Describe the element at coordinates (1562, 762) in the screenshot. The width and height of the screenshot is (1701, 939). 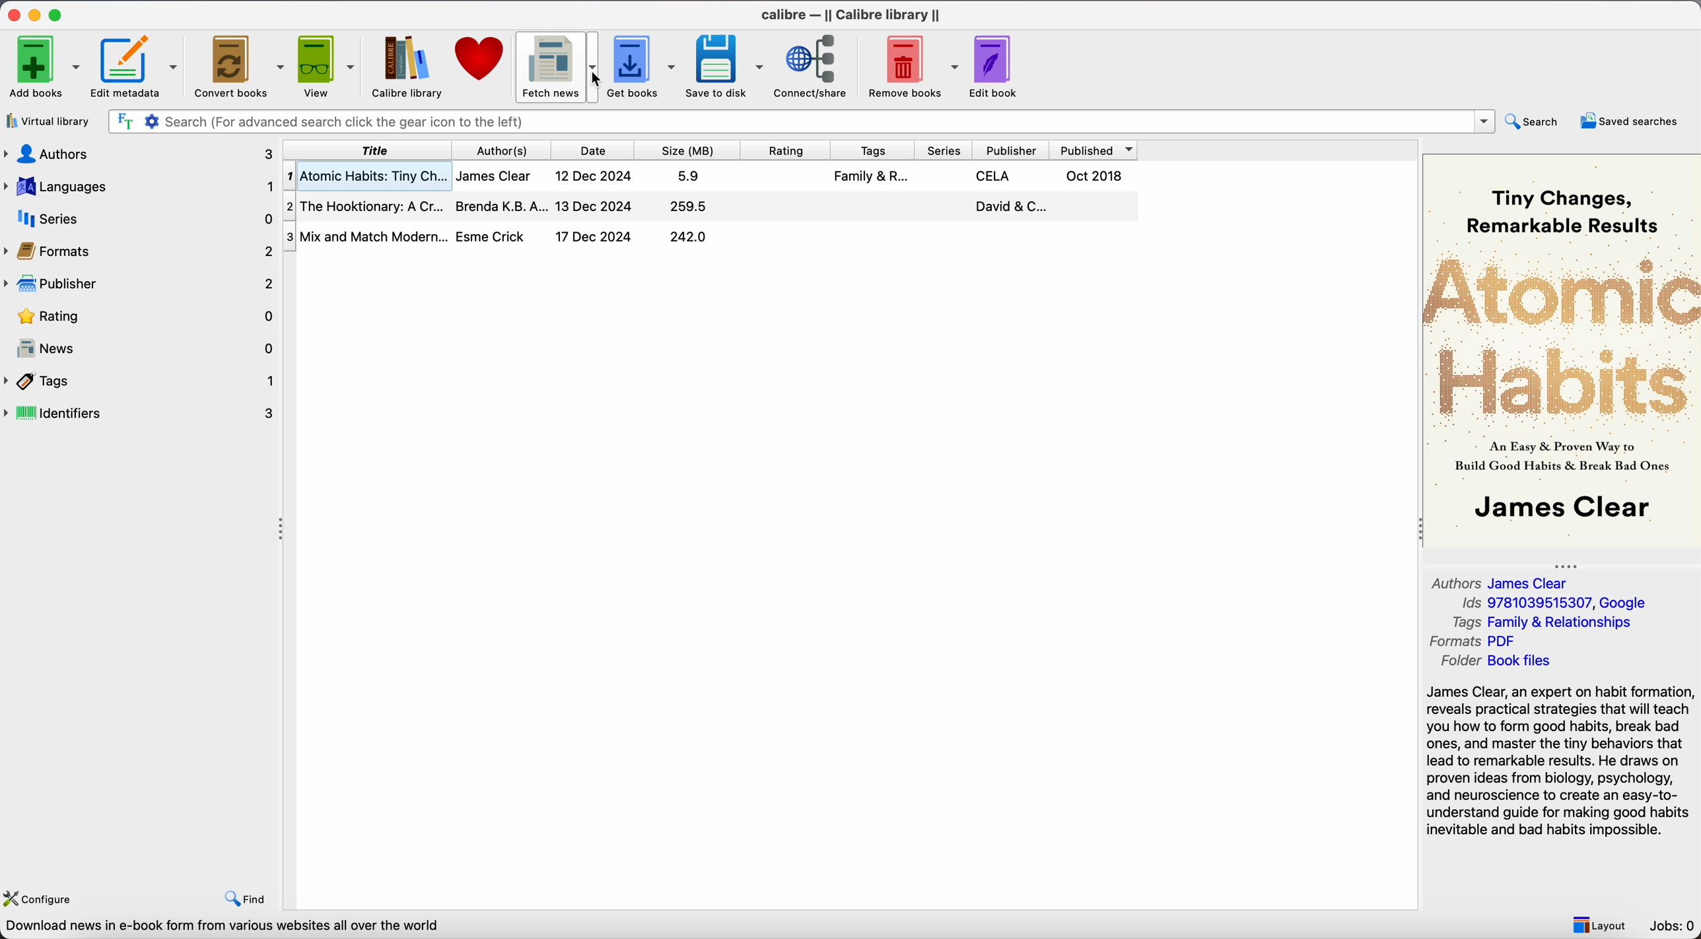
I see `synopsis` at that location.